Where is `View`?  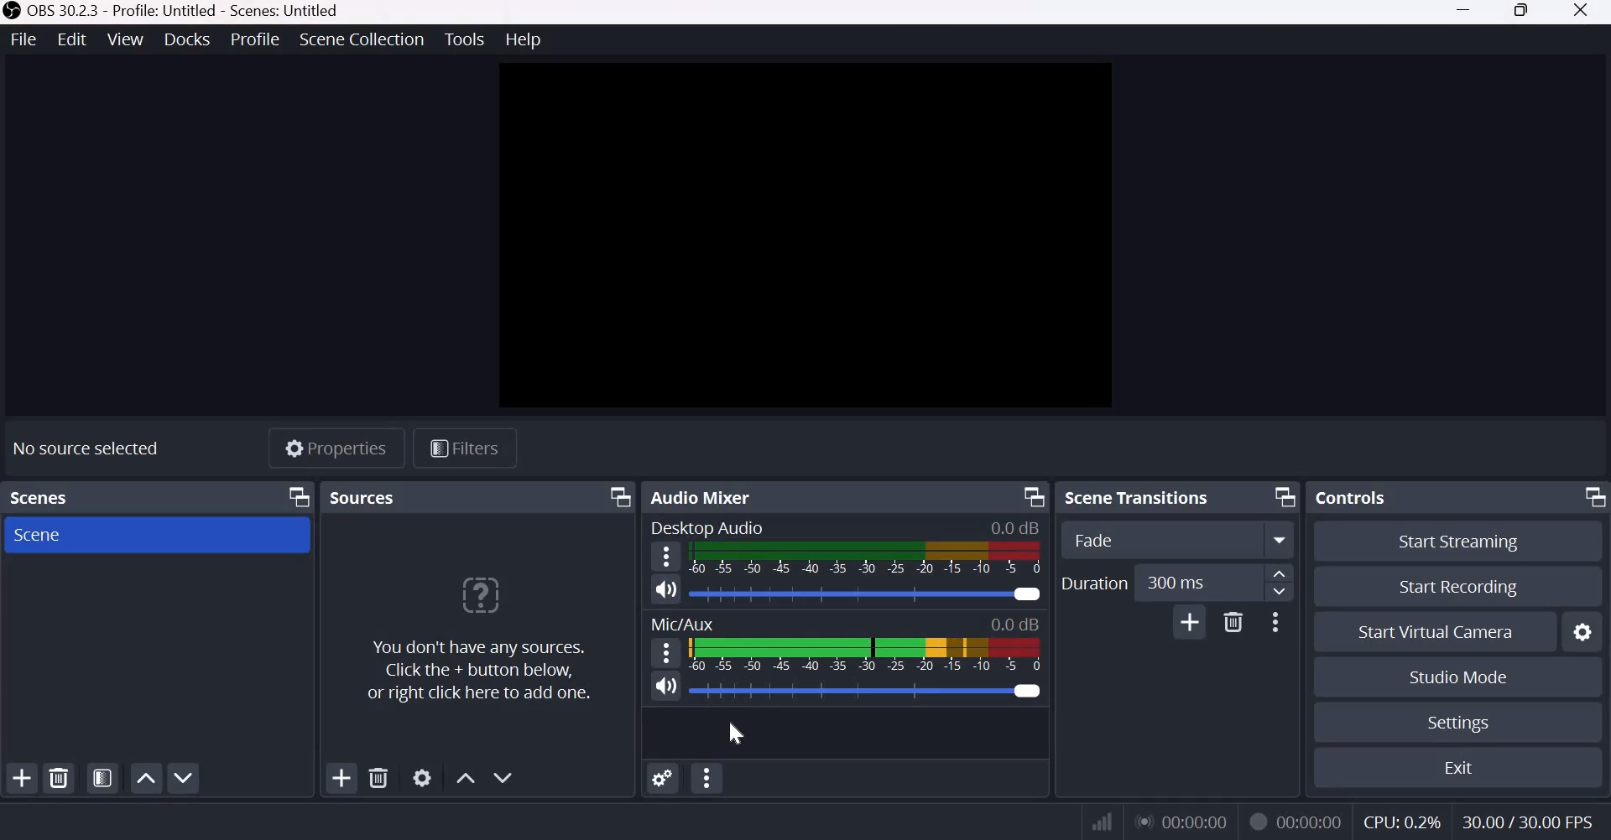 View is located at coordinates (126, 39).